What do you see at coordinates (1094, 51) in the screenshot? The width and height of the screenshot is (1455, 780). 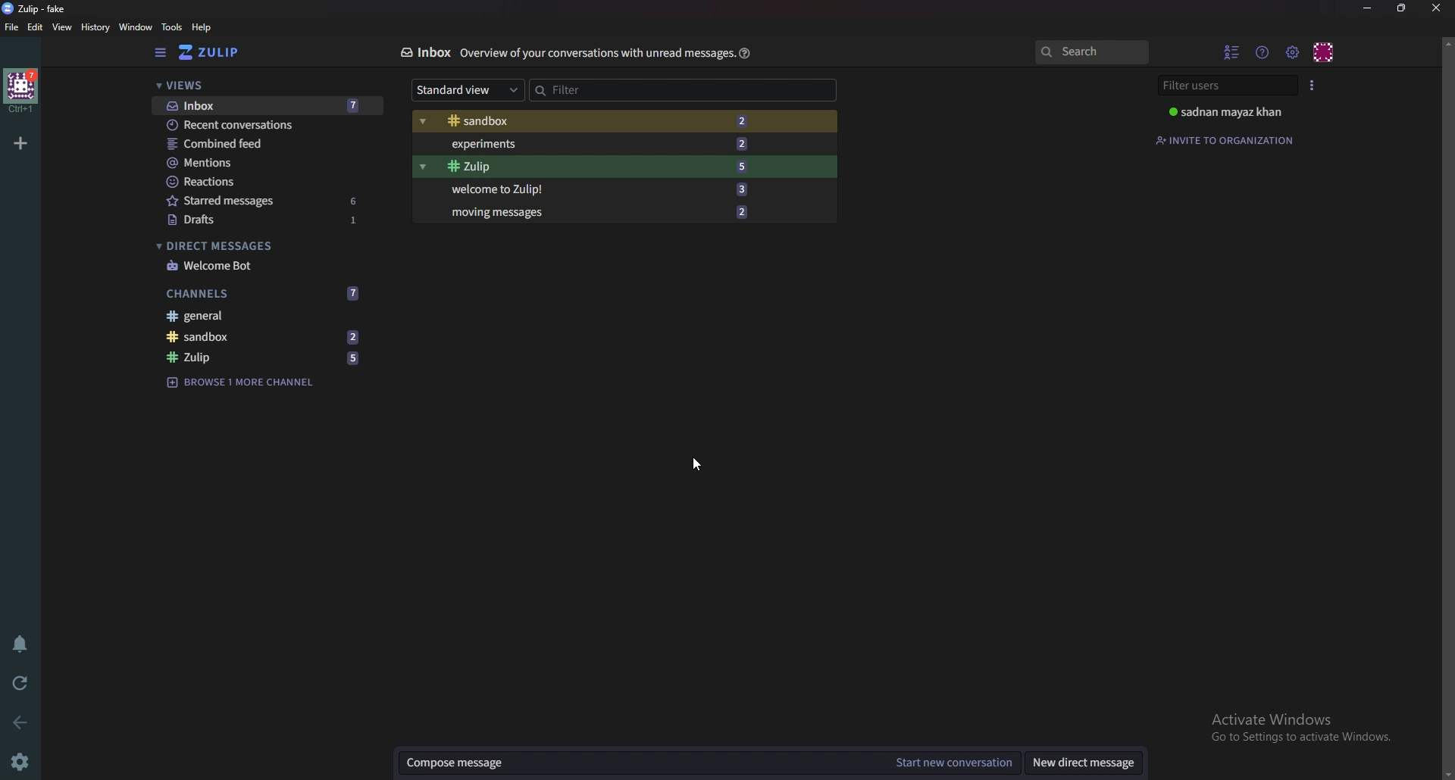 I see `search` at bounding box center [1094, 51].